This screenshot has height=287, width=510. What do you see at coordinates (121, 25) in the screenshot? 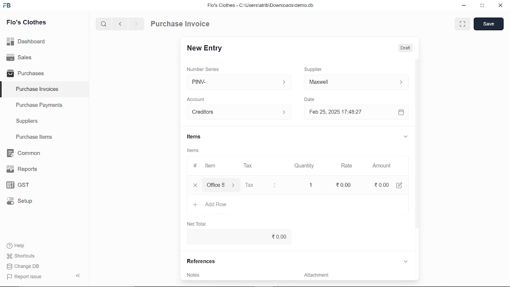
I see `previous` at bounding box center [121, 25].